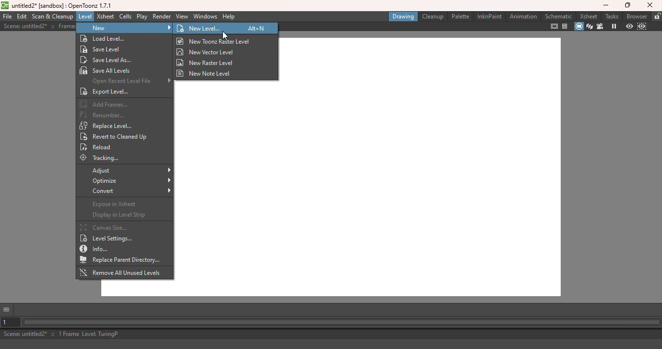  I want to click on Horizontal scroll bar, so click(342, 323).